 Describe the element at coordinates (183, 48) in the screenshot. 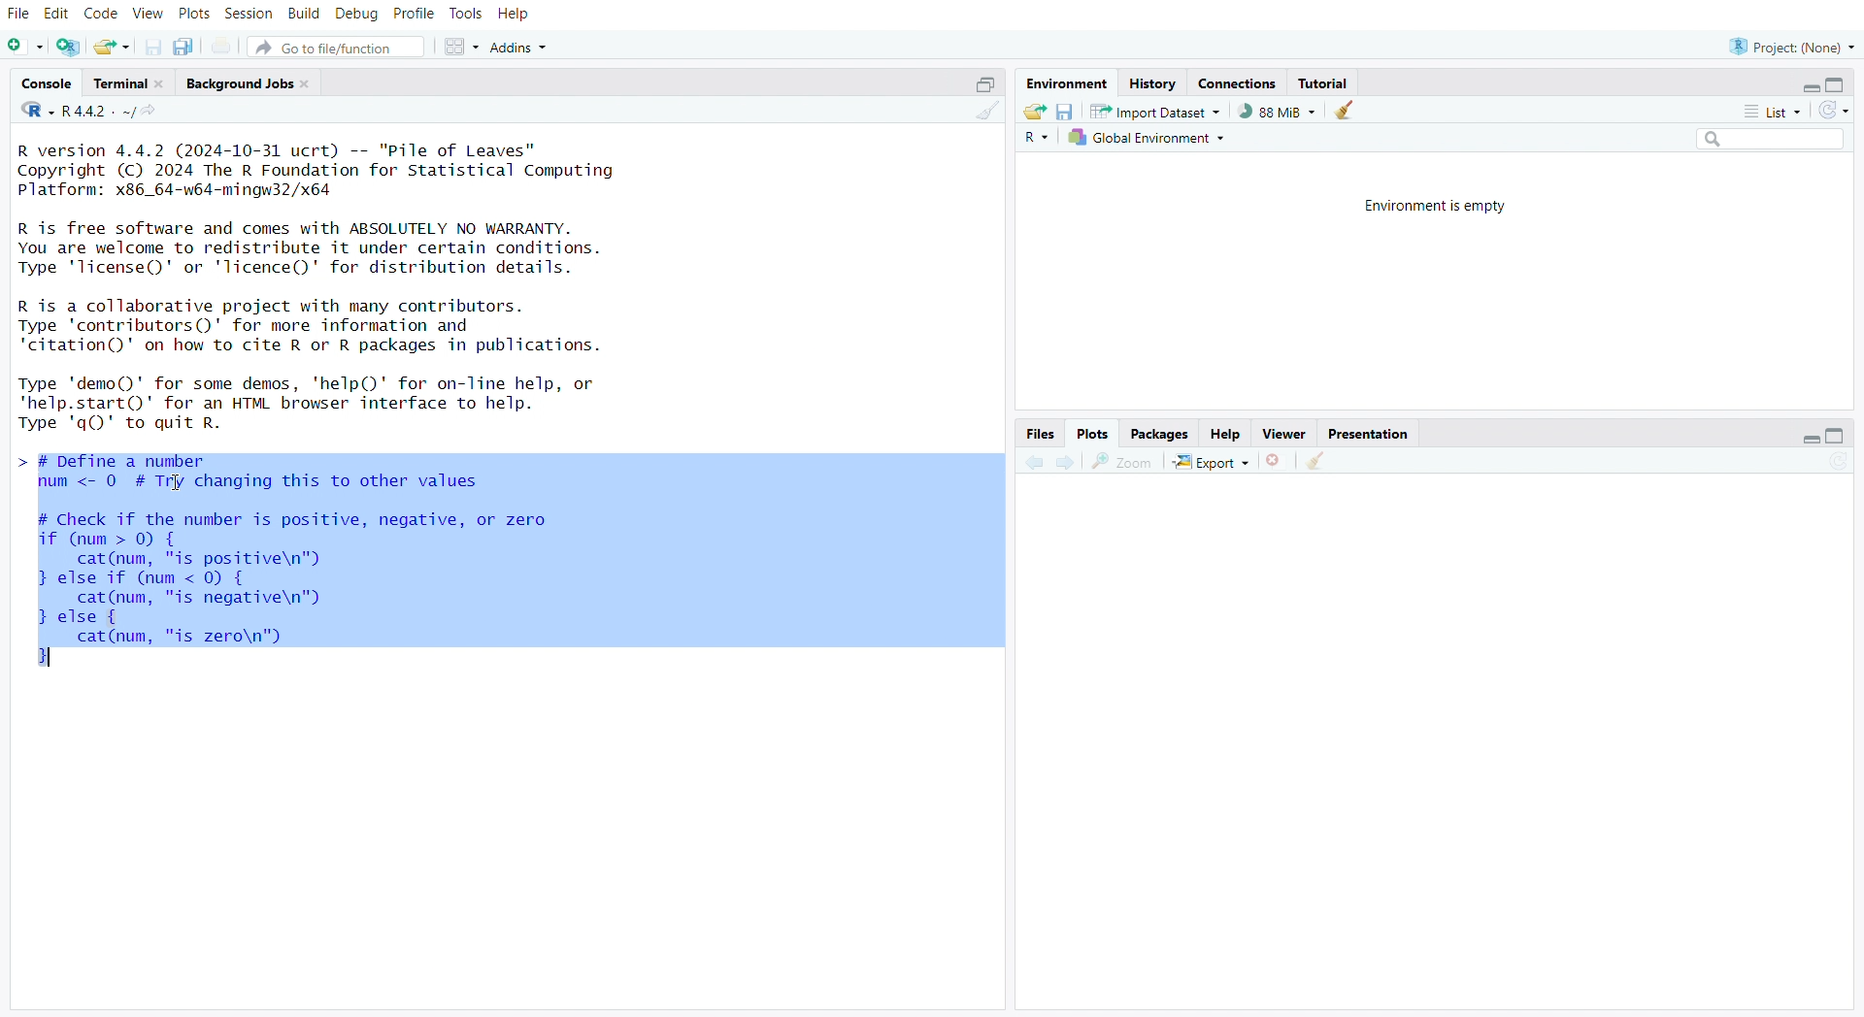

I see `save all open document` at that location.